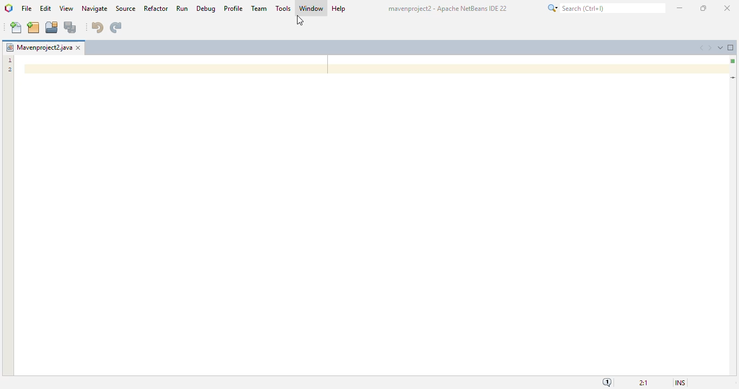 The height and width of the screenshot is (389, 739). I want to click on maximize window, so click(731, 48).